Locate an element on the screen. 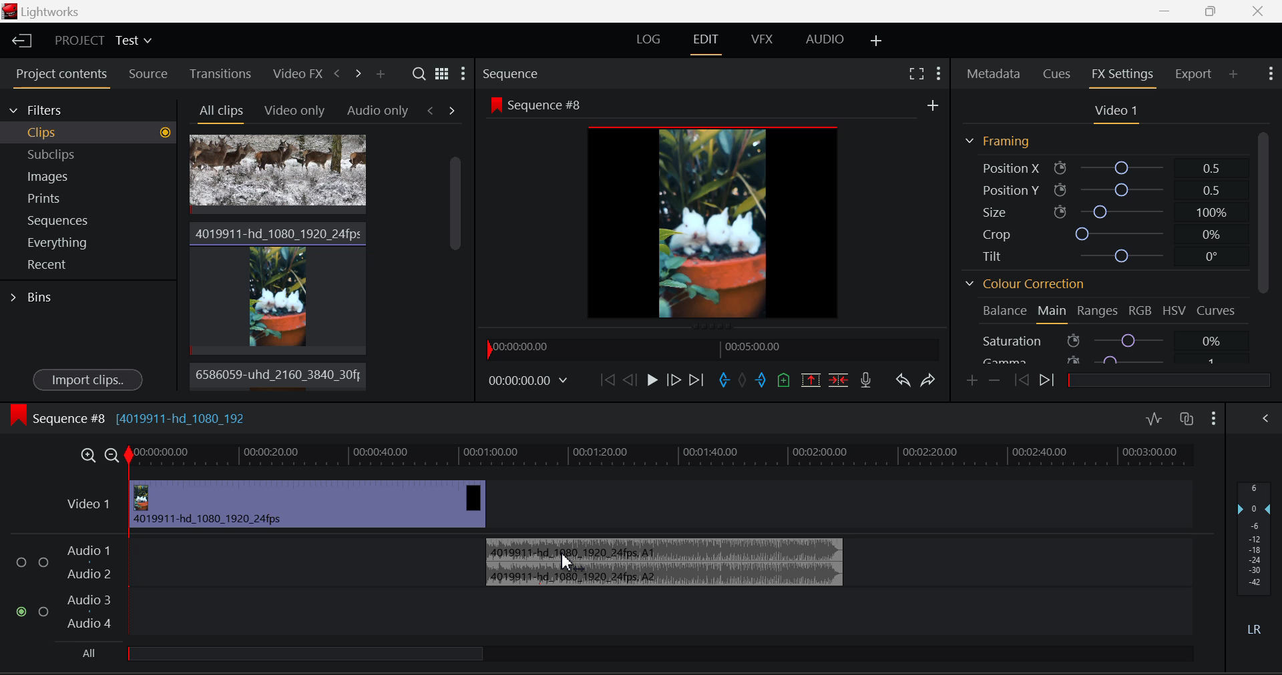 The width and height of the screenshot is (1282, 675). Toggle auto track sync is located at coordinates (1187, 420).